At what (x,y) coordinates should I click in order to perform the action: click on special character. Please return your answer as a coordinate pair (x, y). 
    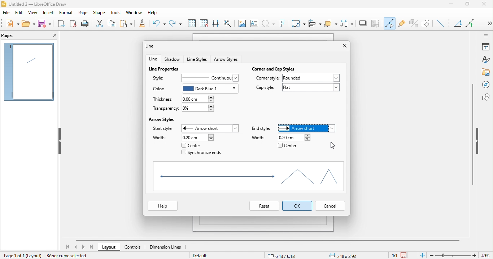
    Looking at the image, I should click on (269, 24).